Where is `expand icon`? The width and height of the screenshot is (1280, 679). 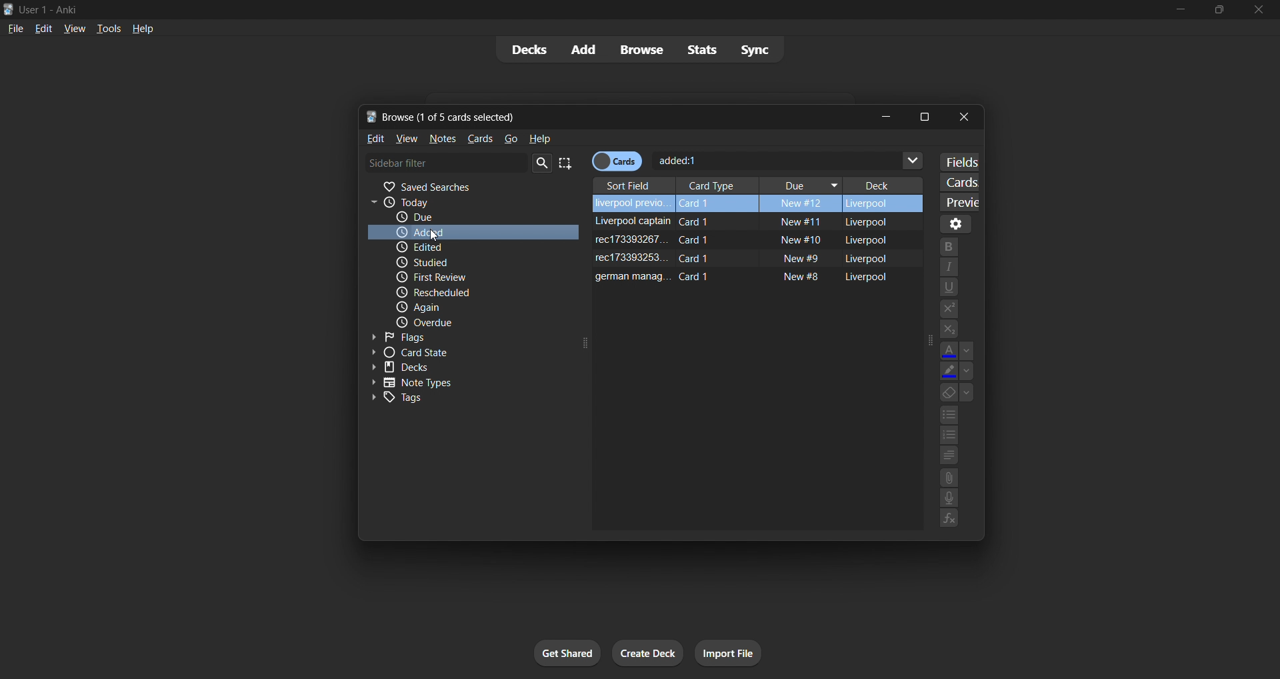 expand icon is located at coordinates (925, 341).